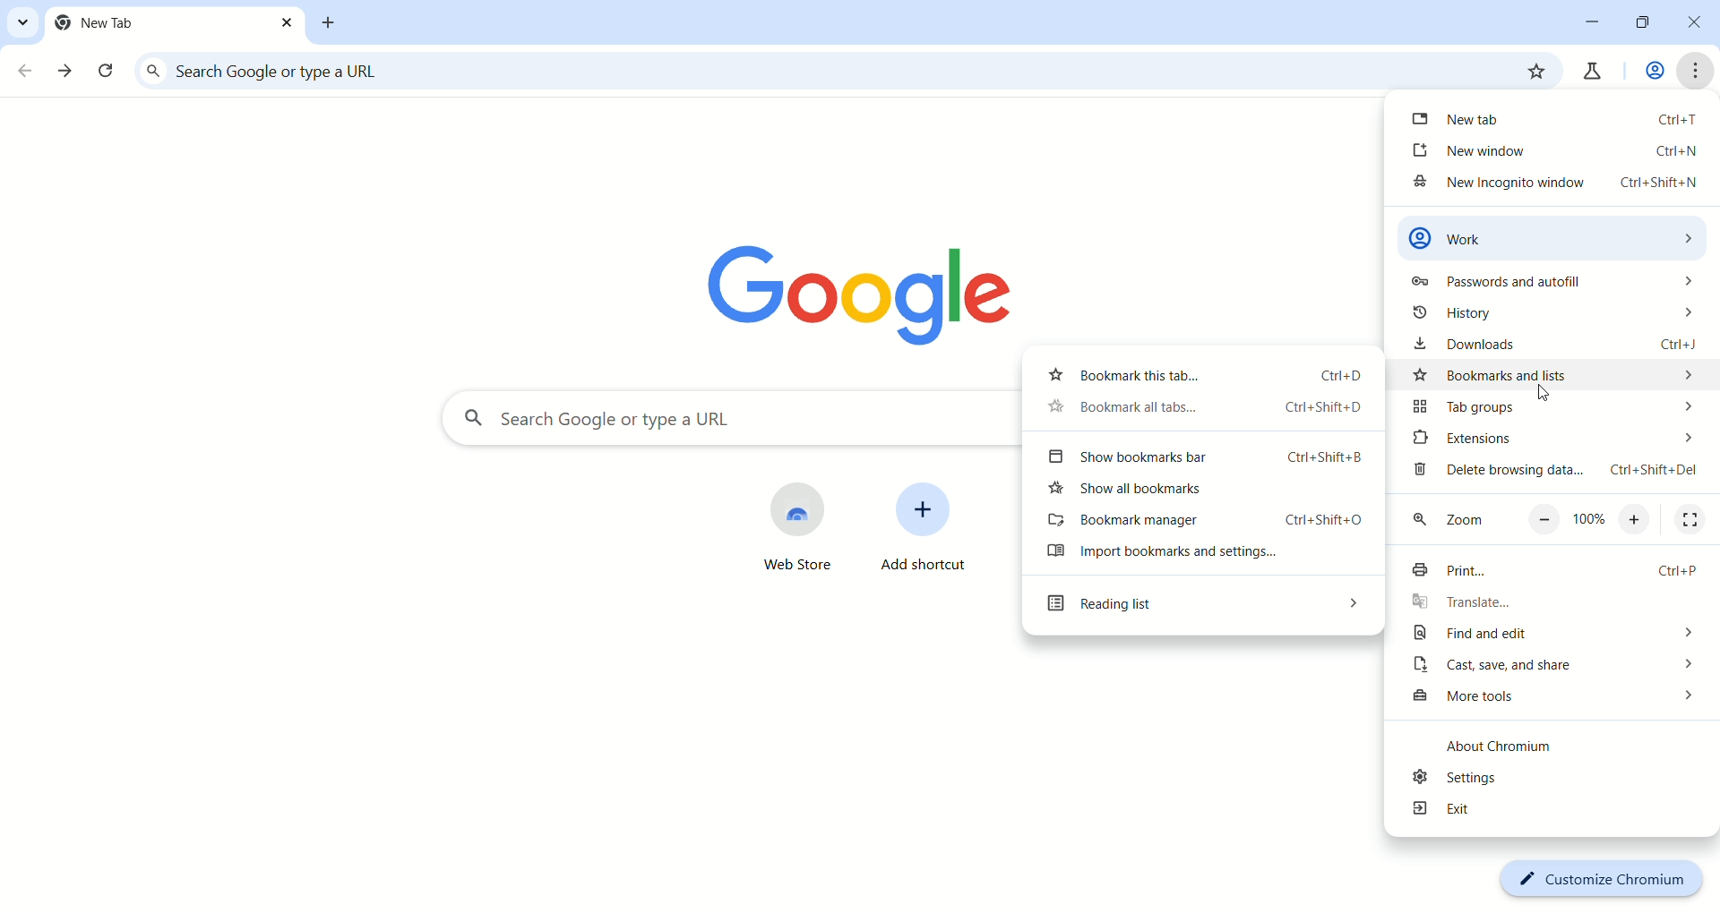 Image resolution: width=1720 pixels, height=913 pixels. What do you see at coordinates (1558, 522) in the screenshot?
I see `zoom` at bounding box center [1558, 522].